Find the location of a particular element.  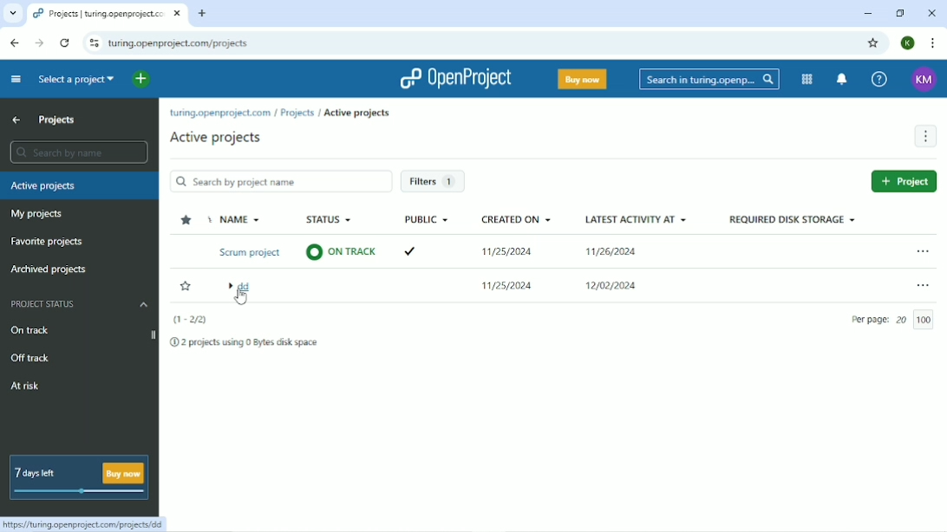

Search by name is located at coordinates (77, 152).